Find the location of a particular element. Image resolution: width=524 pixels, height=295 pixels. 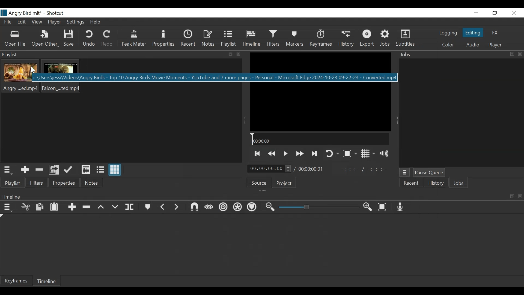

Ripple is located at coordinates (222, 208).